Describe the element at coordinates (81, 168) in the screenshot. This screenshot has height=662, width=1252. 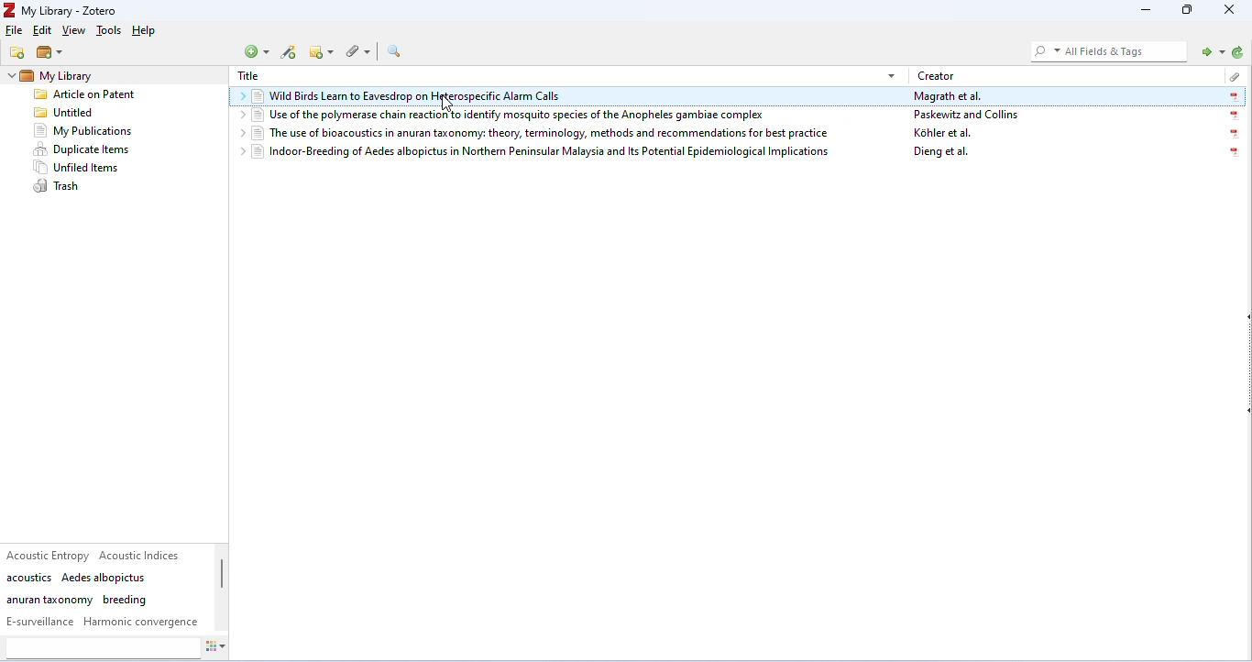
I see `unfiled items` at that location.